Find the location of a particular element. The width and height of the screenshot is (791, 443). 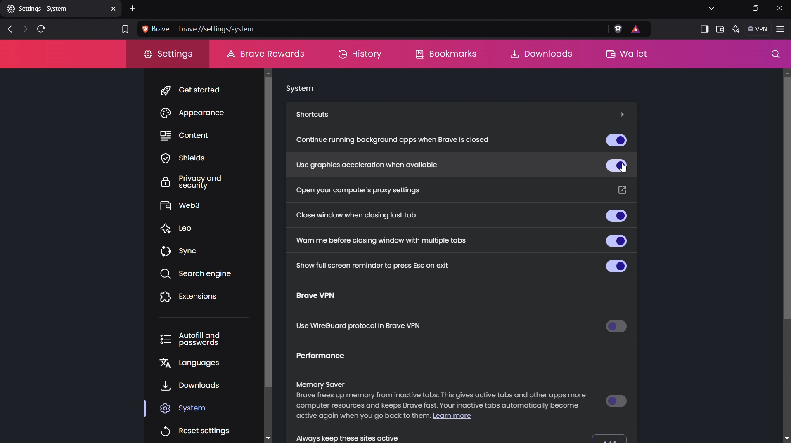

Extensions is located at coordinates (190, 297).